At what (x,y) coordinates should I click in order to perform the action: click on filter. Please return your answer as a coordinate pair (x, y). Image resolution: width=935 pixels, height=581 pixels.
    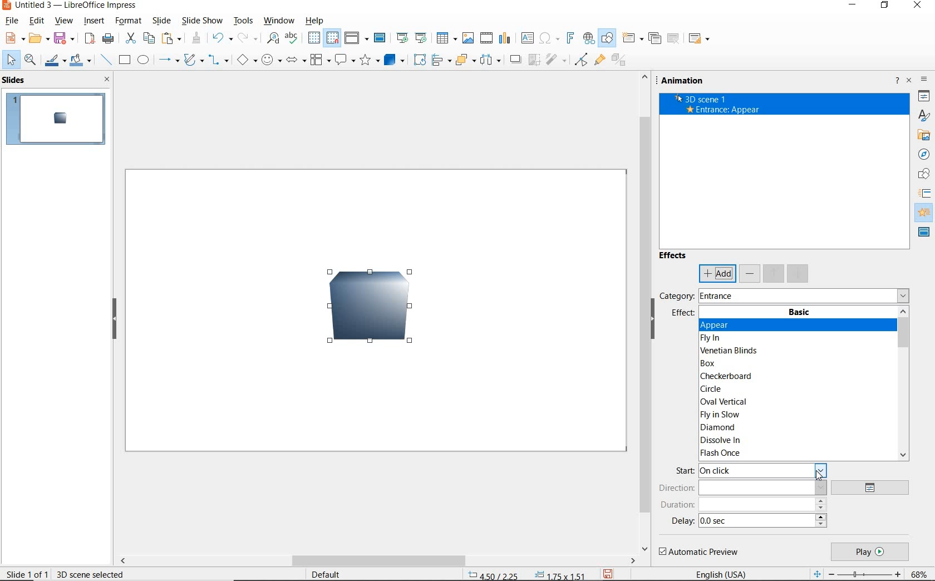
    Looking at the image, I should click on (555, 58).